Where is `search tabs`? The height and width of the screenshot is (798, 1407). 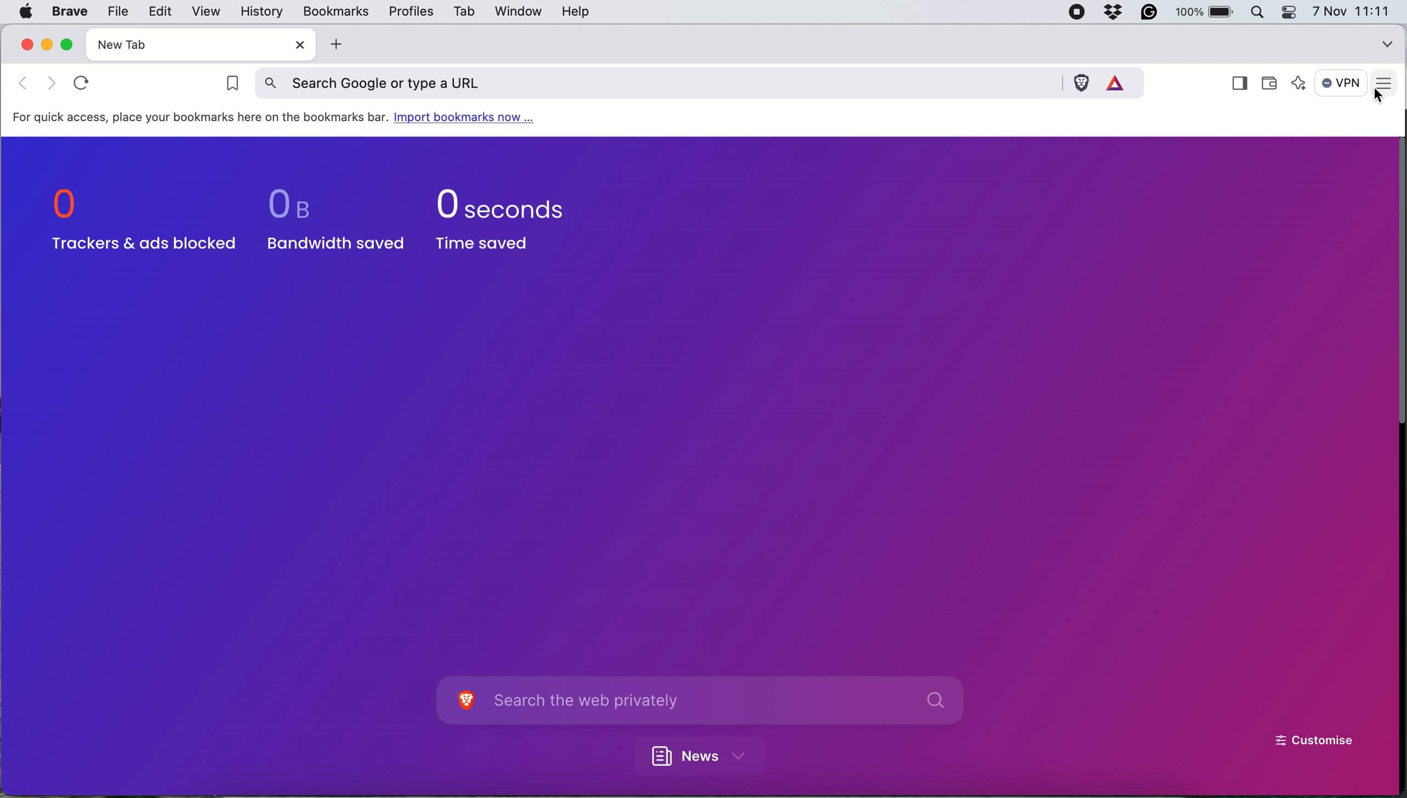
search tabs is located at coordinates (1387, 42).